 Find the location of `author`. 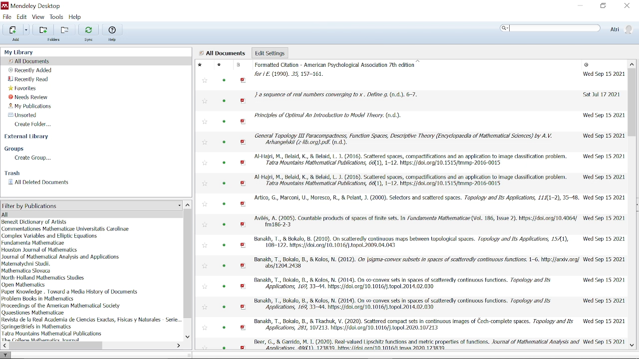

author is located at coordinates (27, 270).